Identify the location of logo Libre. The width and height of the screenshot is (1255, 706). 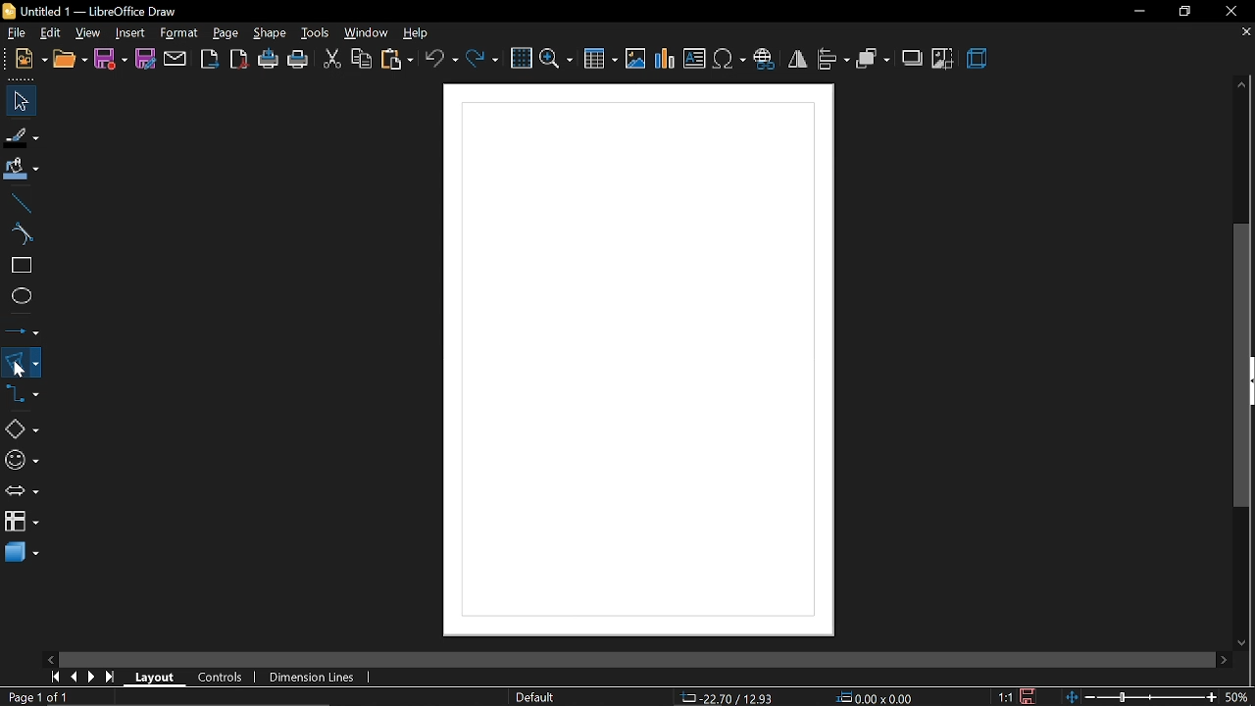
(11, 12).